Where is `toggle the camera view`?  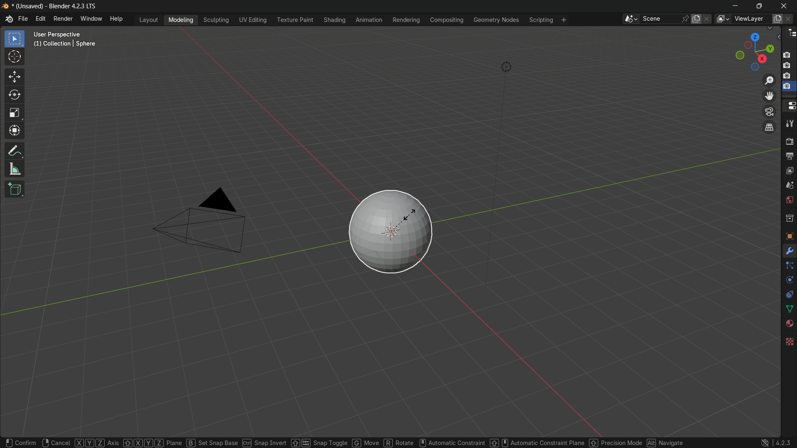 toggle the camera view is located at coordinates (770, 112).